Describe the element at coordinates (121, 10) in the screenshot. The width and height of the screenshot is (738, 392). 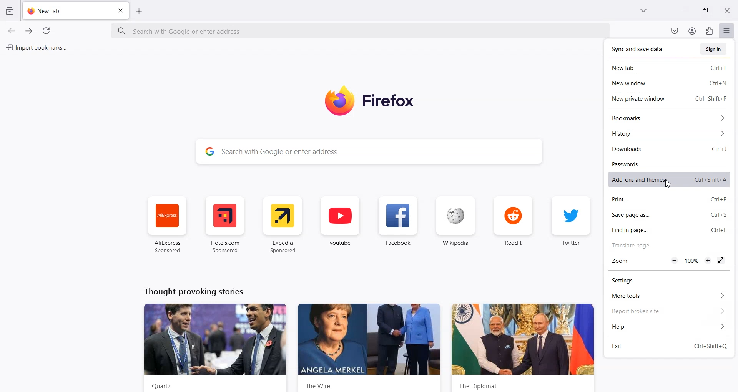
I see `Close Tab` at that location.